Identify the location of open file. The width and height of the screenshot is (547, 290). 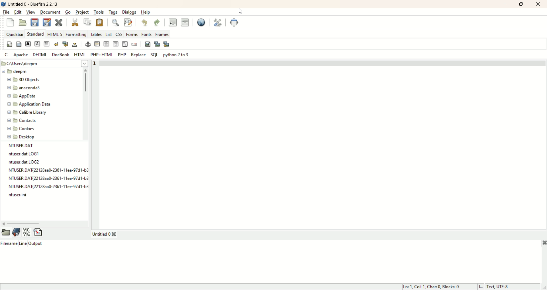
(5, 232).